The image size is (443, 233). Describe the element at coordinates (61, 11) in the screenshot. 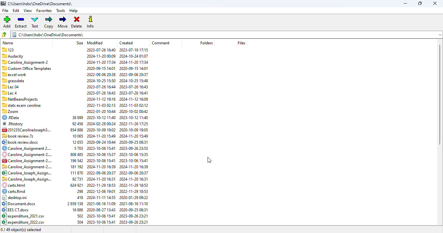

I see `tools` at that location.